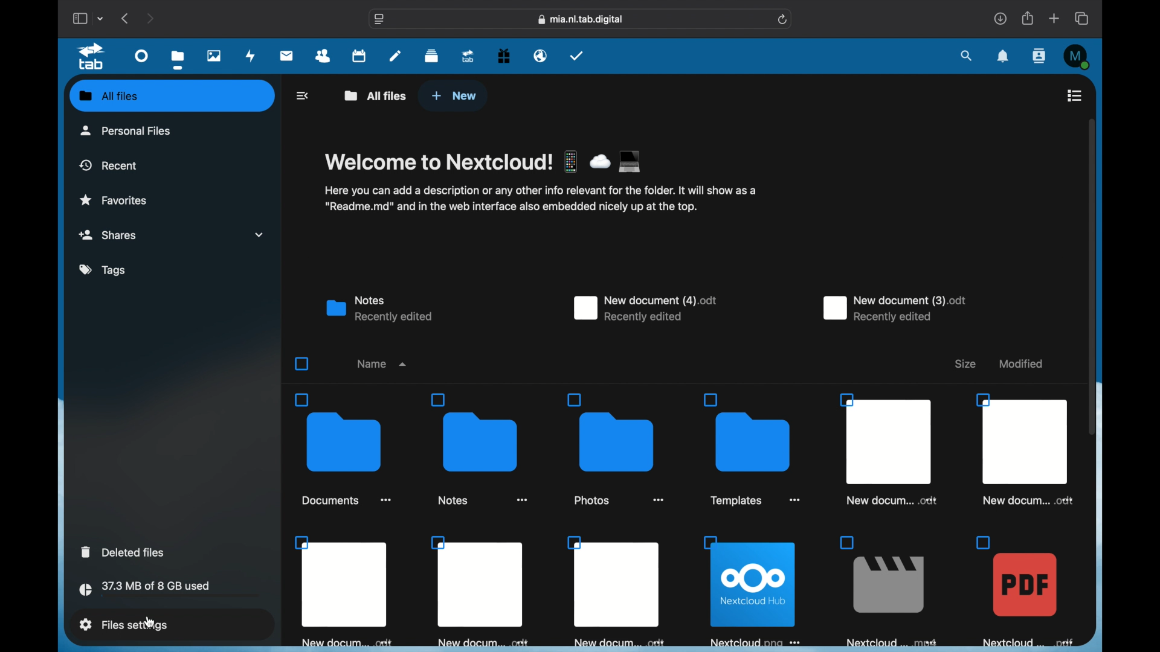 Image resolution: width=1160 pixels, height=652 pixels. I want to click on downloads, so click(1000, 18).